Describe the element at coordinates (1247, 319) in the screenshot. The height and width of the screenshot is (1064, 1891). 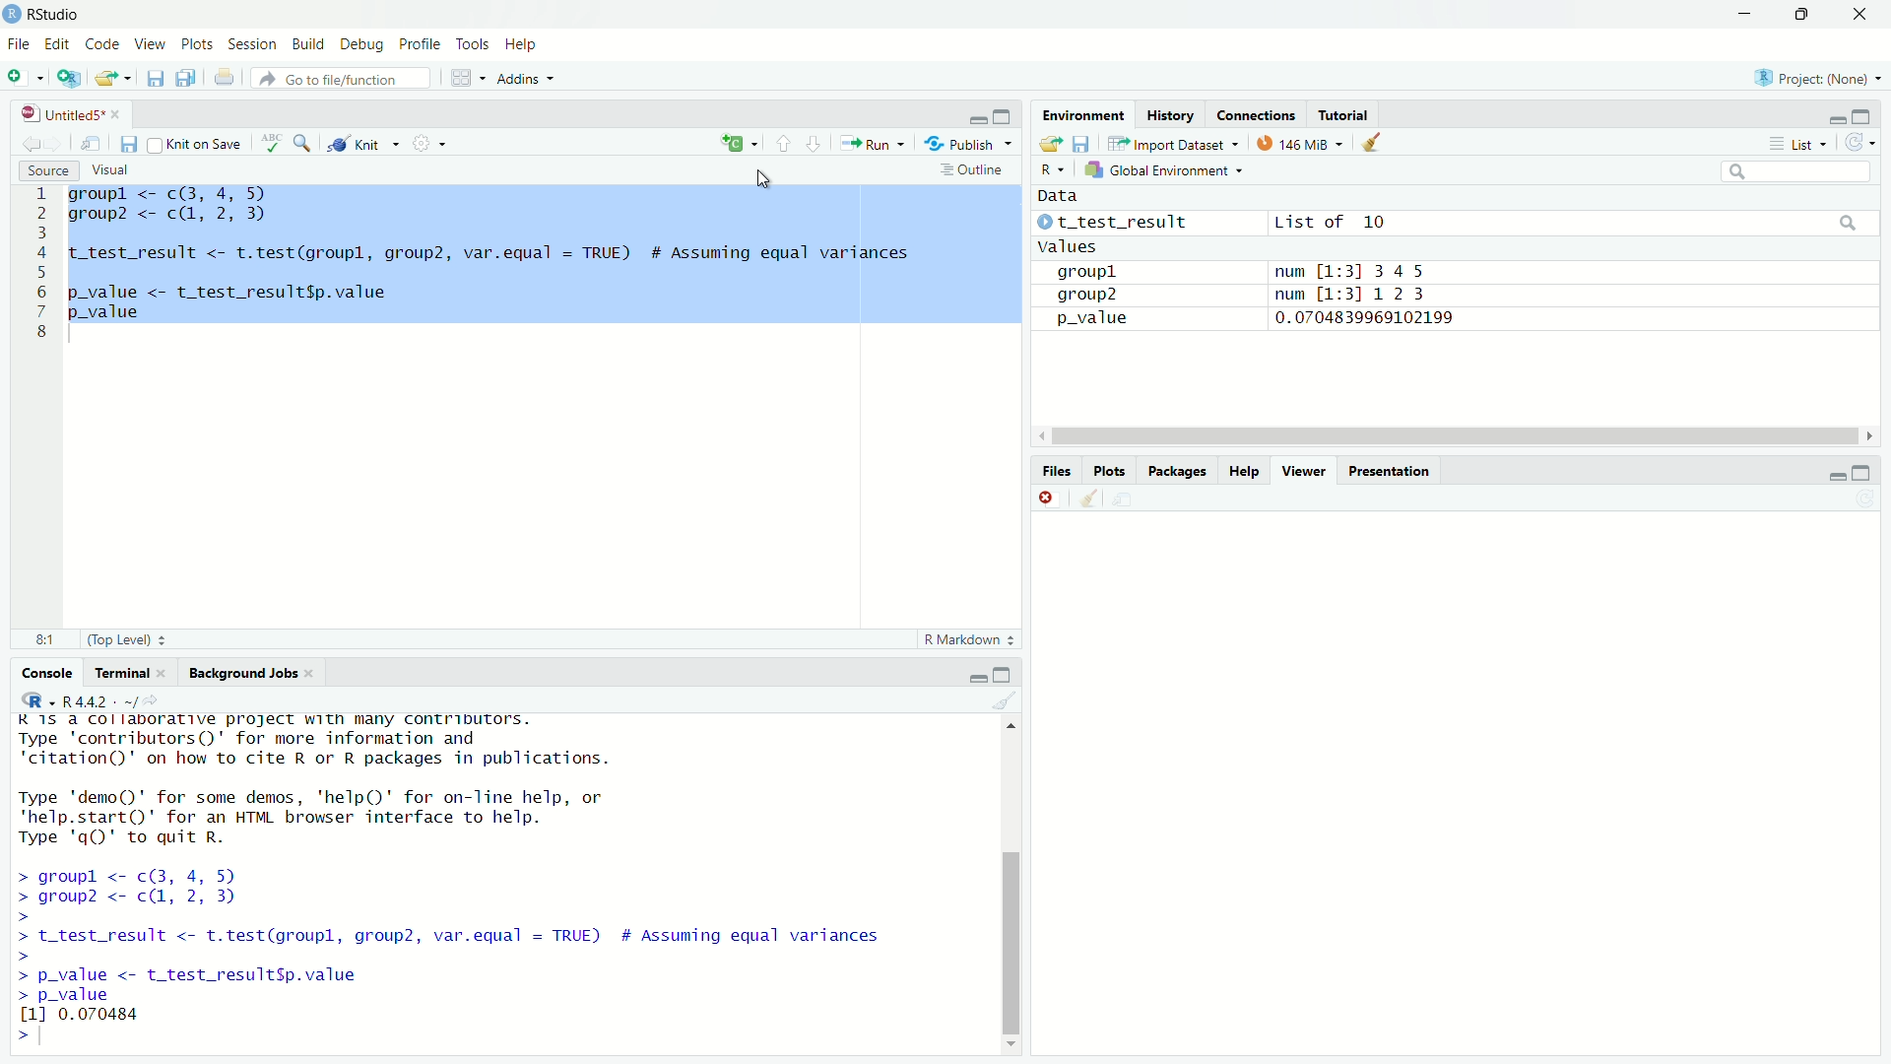
I see `p_value 0.0704839969102199` at that location.